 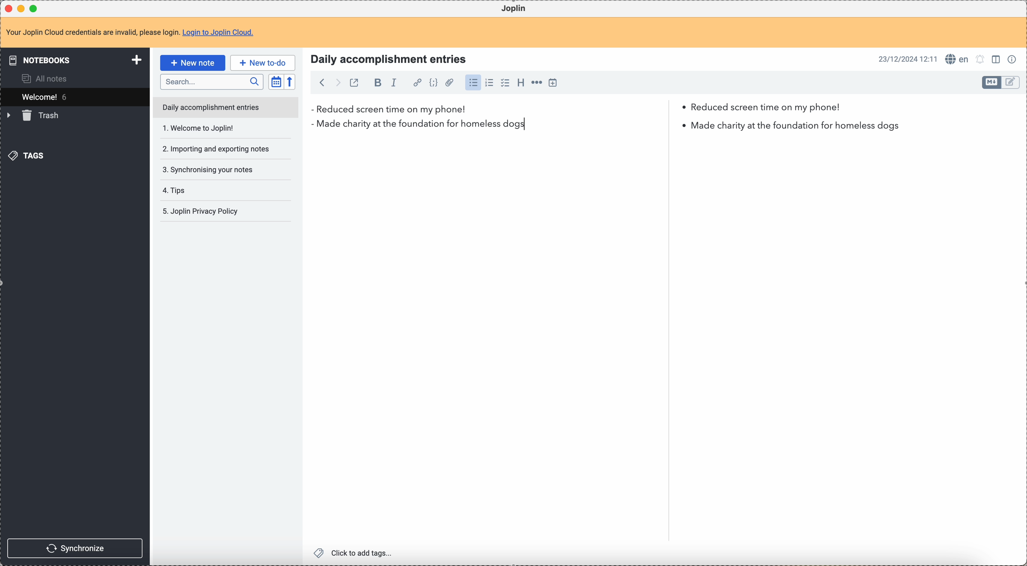 What do you see at coordinates (449, 83) in the screenshot?
I see `attach file` at bounding box center [449, 83].